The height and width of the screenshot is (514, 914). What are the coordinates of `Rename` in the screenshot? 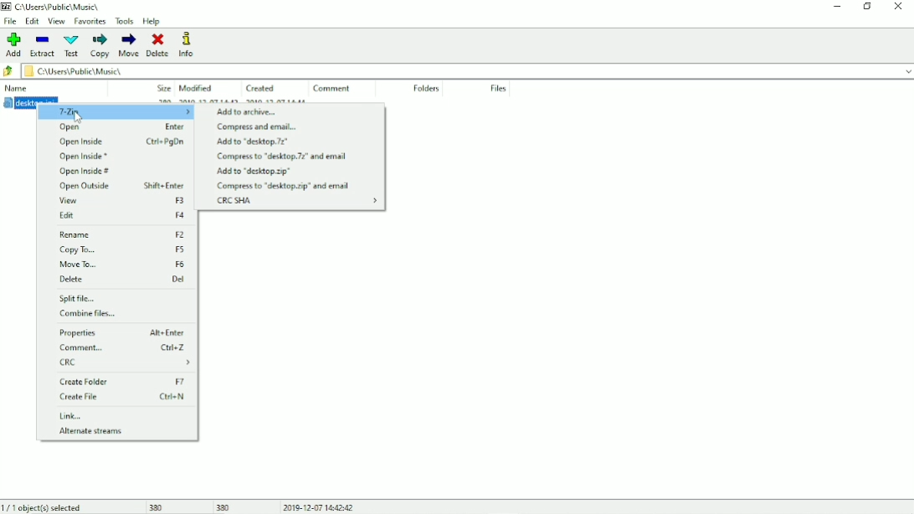 It's located at (121, 235).